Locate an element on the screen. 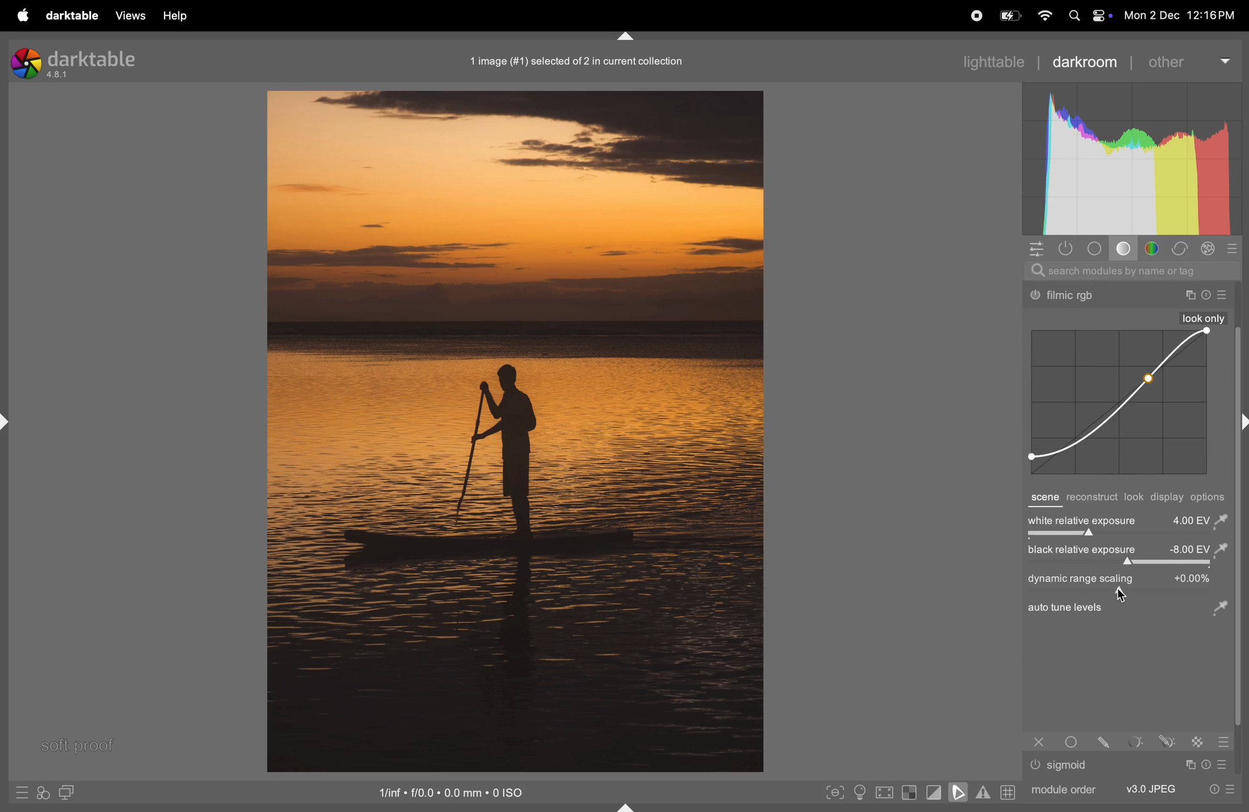  quick access panel is located at coordinates (1034, 248).